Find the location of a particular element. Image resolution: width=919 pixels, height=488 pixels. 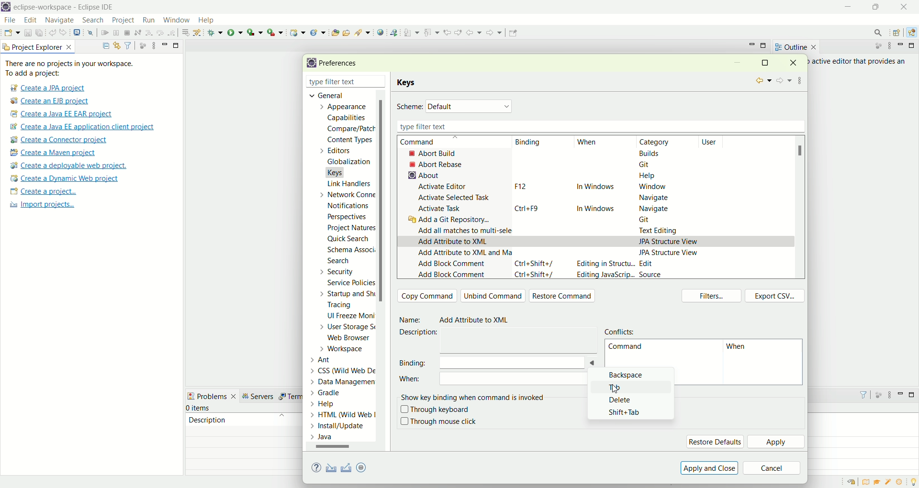

search is located at coordinates (875, 33).